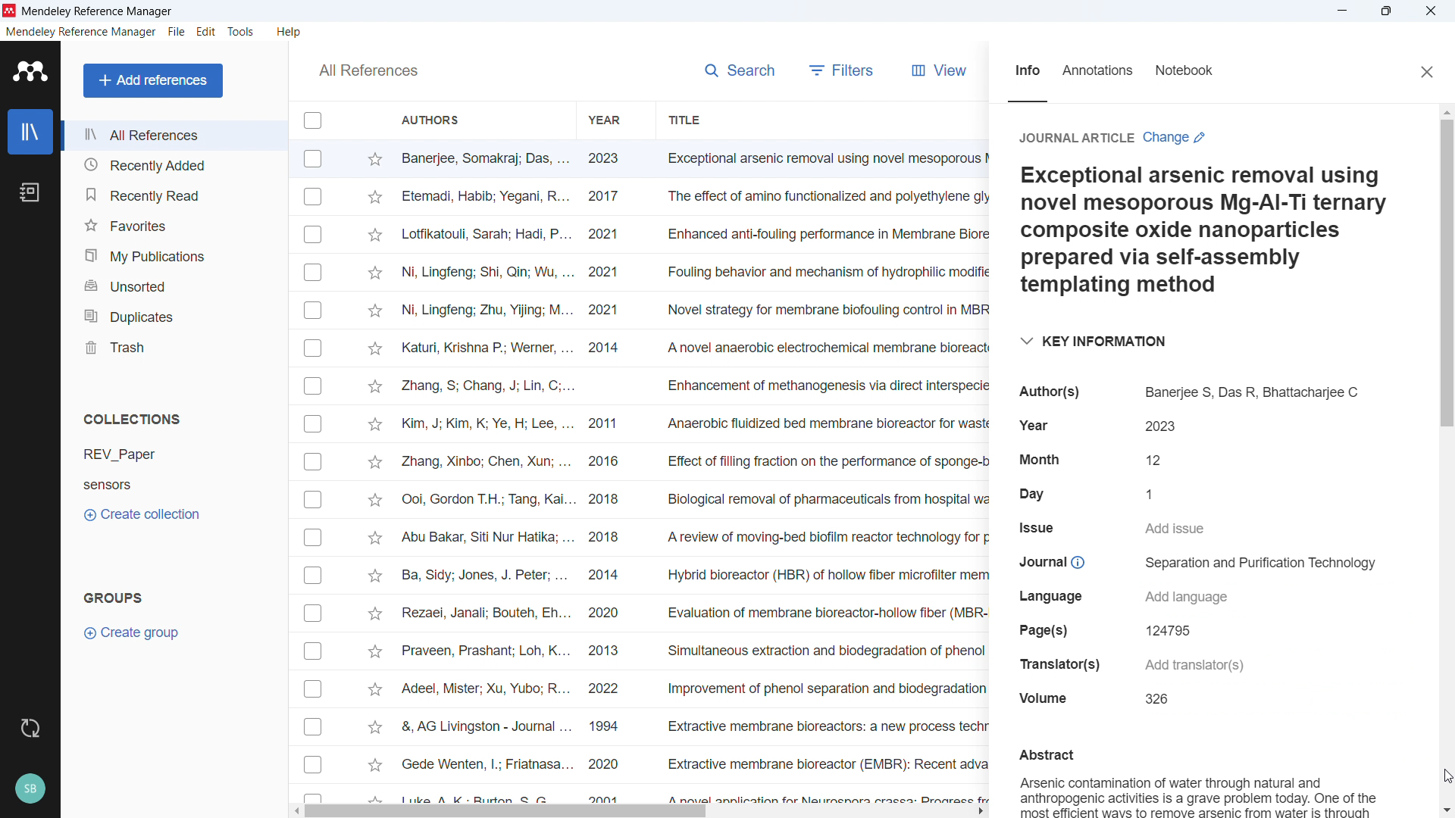 Image resolution: width=1455 pixels, height=818 pixels. What do you see at coordinates (826, 576) in the screenshot?
I see `hybrid bioreactor of hollow fiber microfilter membrane and cross linked` at bounding box center [826, 576].